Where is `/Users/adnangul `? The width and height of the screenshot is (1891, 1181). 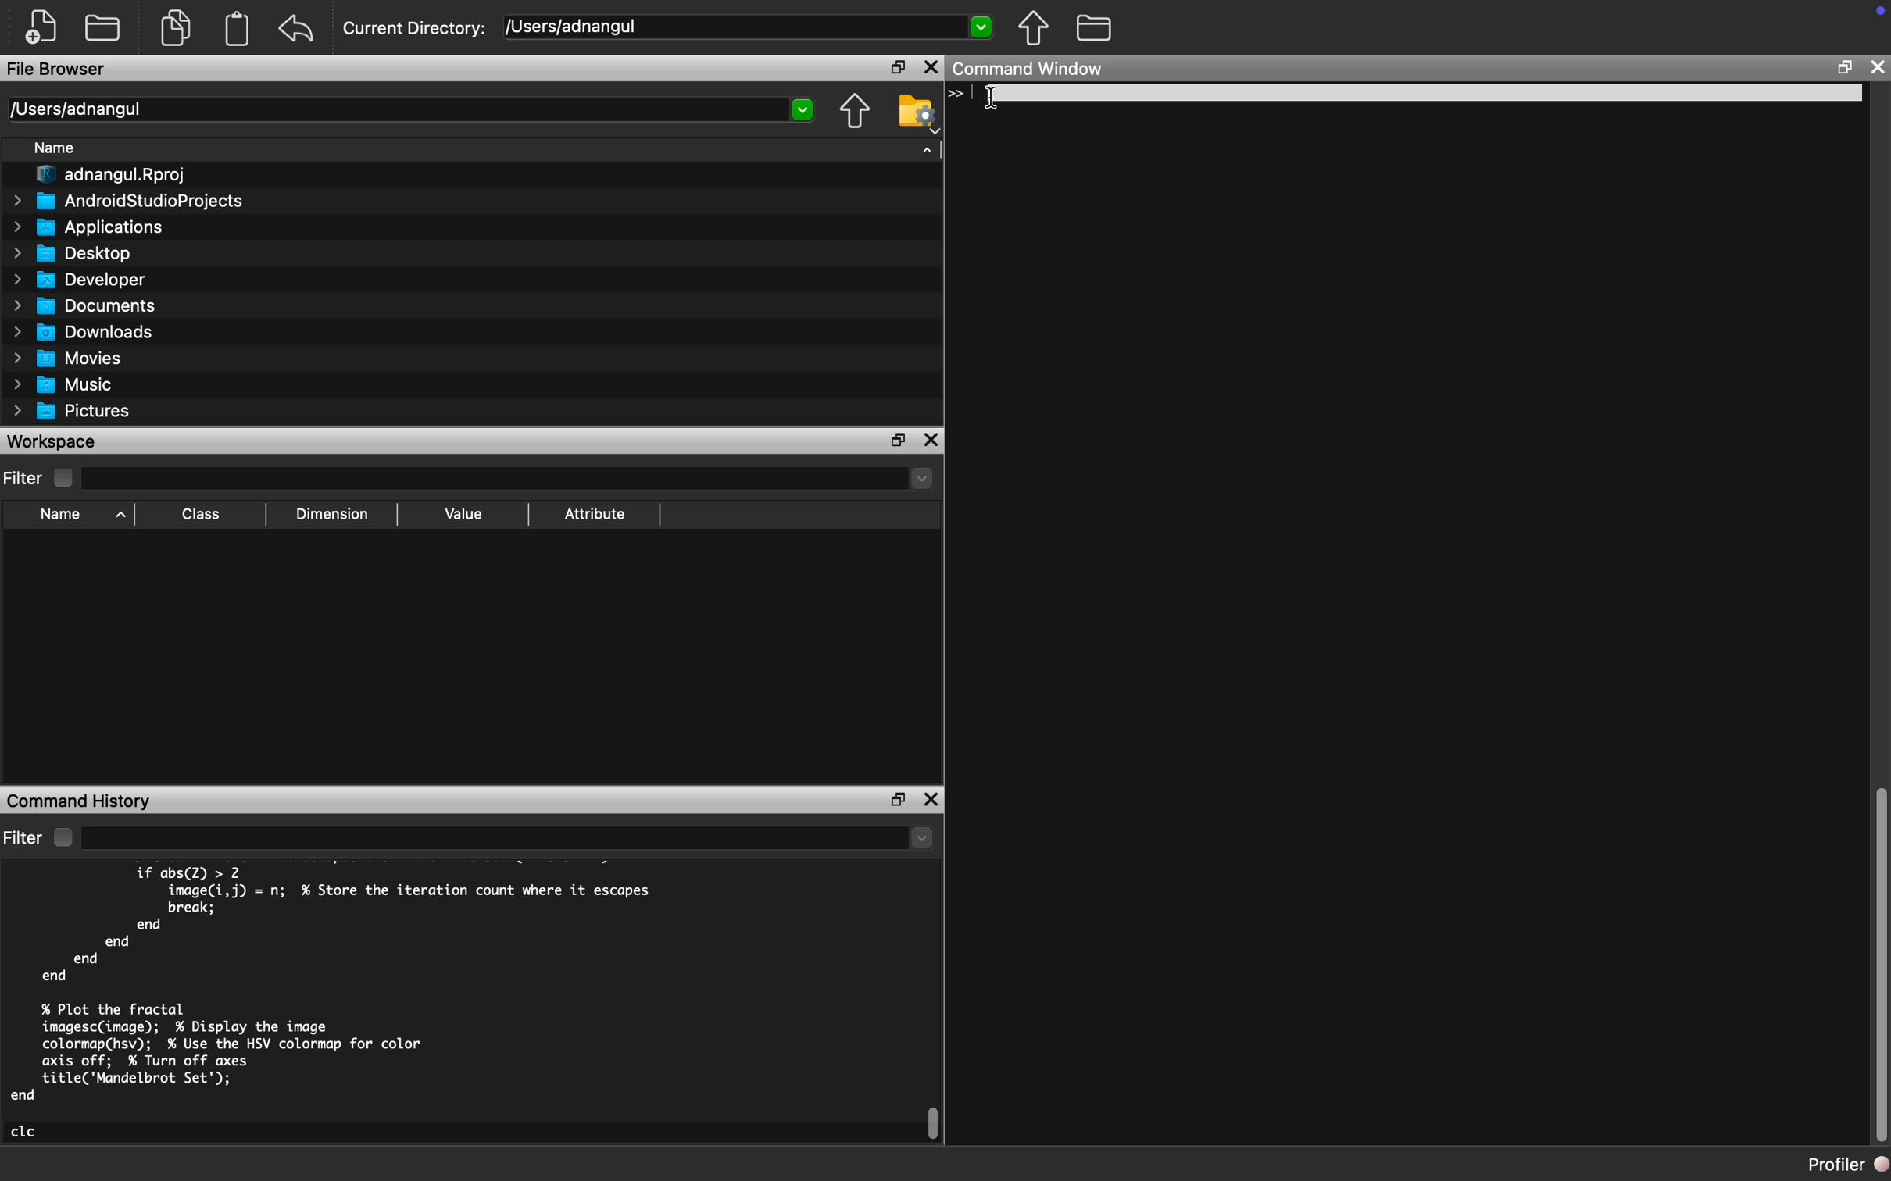 /Users/adnangul  is located at coordinates (409, 110).